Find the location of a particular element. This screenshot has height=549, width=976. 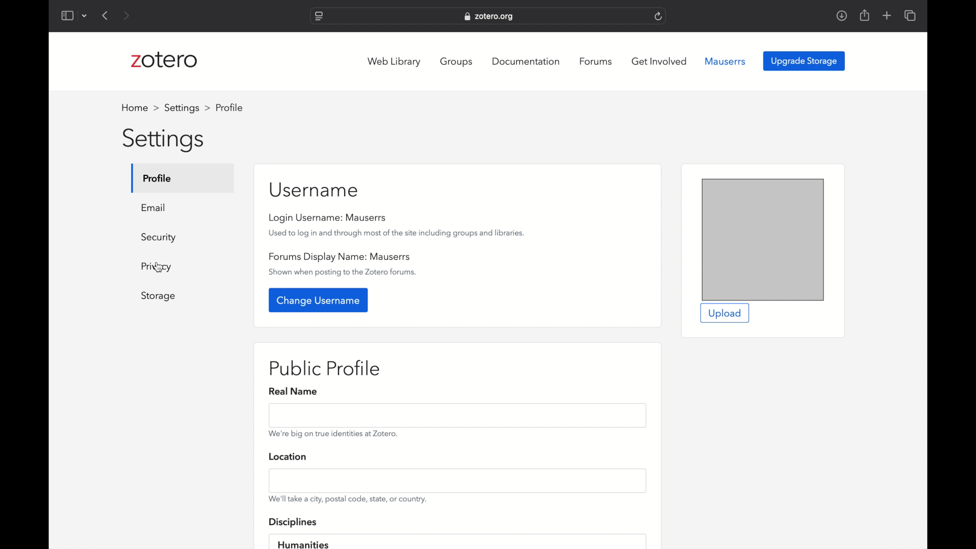

upload is located at coordinates (725, 313).